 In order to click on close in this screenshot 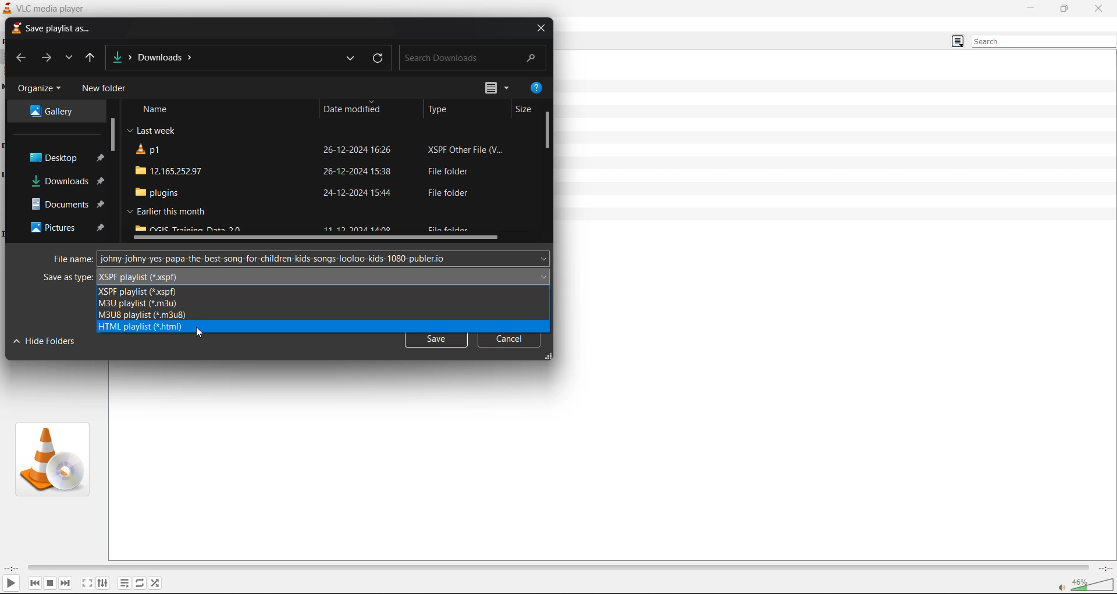, I will do `click(539, 29)`.